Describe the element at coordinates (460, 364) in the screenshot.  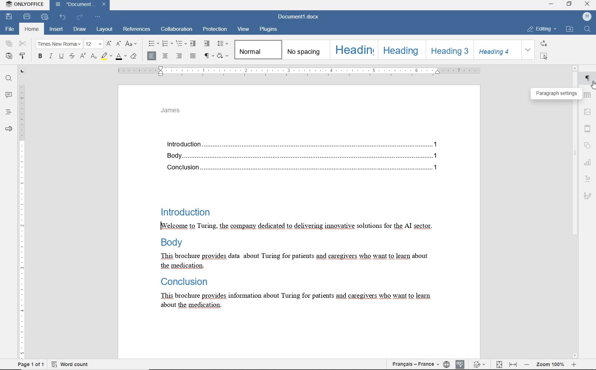
I see `spell checking` at that location.